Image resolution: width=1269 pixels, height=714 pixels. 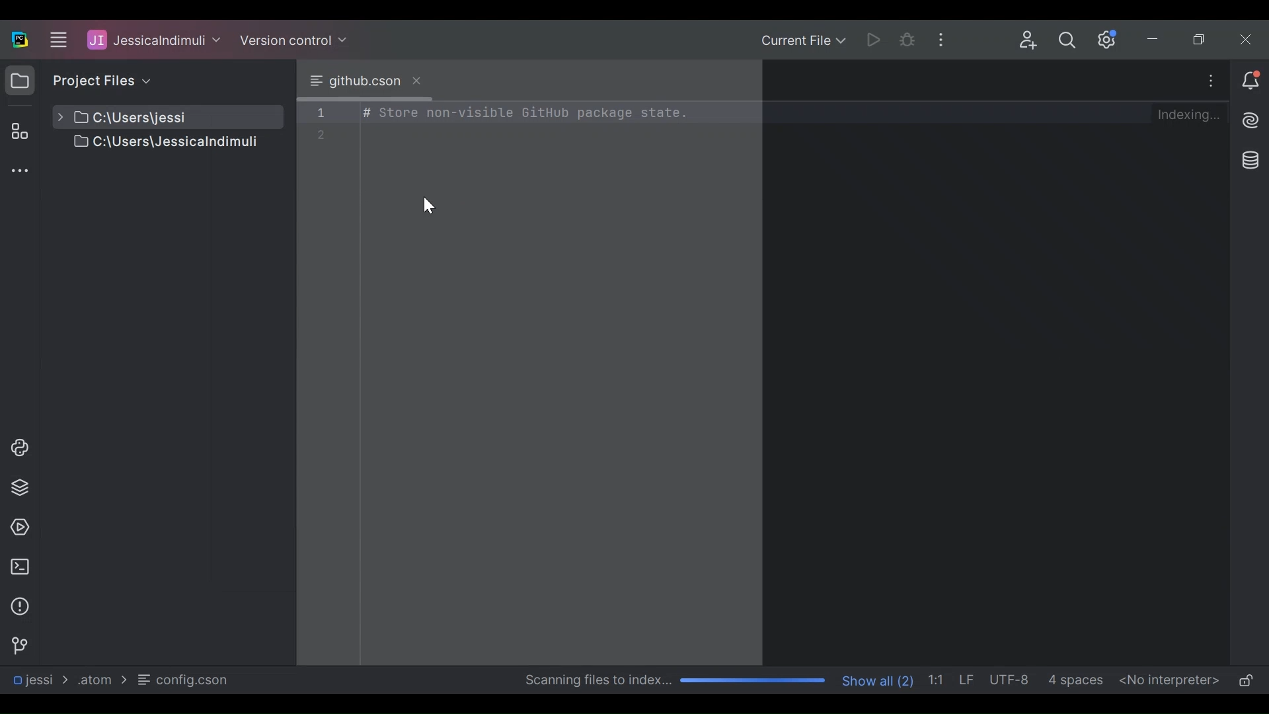 I want to click on Notification, so click(x=1249, y=79).